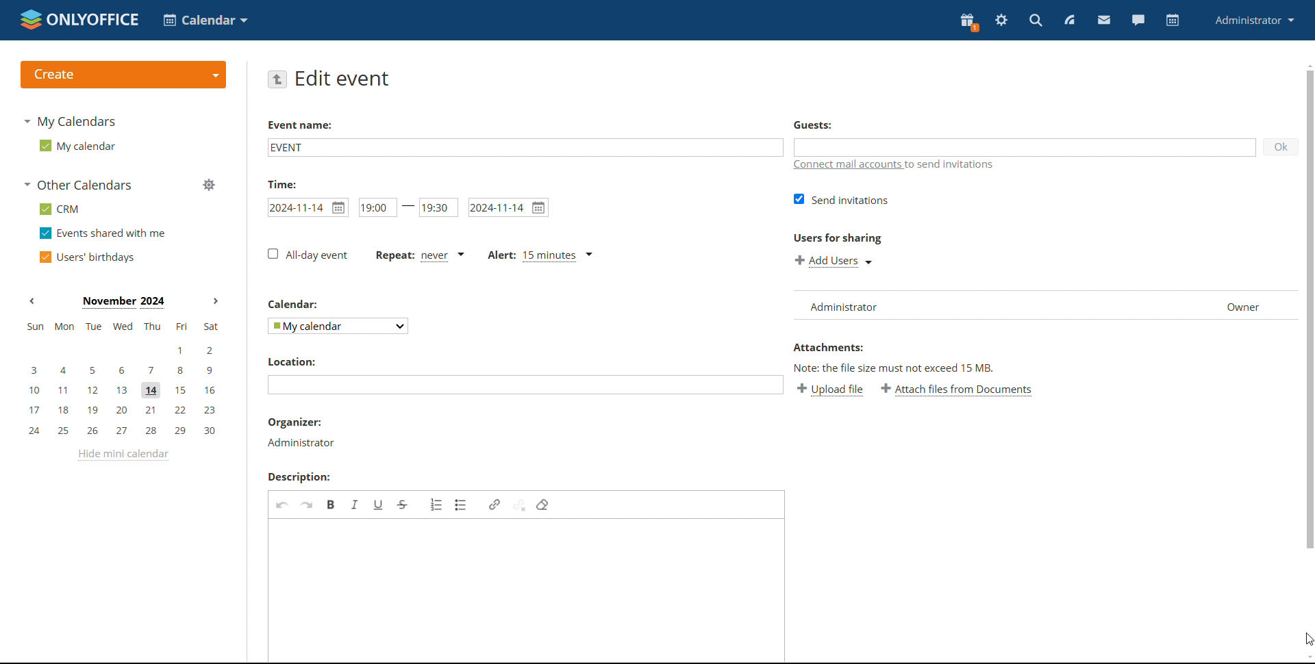 The image size is (1315, 664). What do you see at coordinates (376, 207) in the screenshot?
I see `start time` at bounding box center [376, 207].